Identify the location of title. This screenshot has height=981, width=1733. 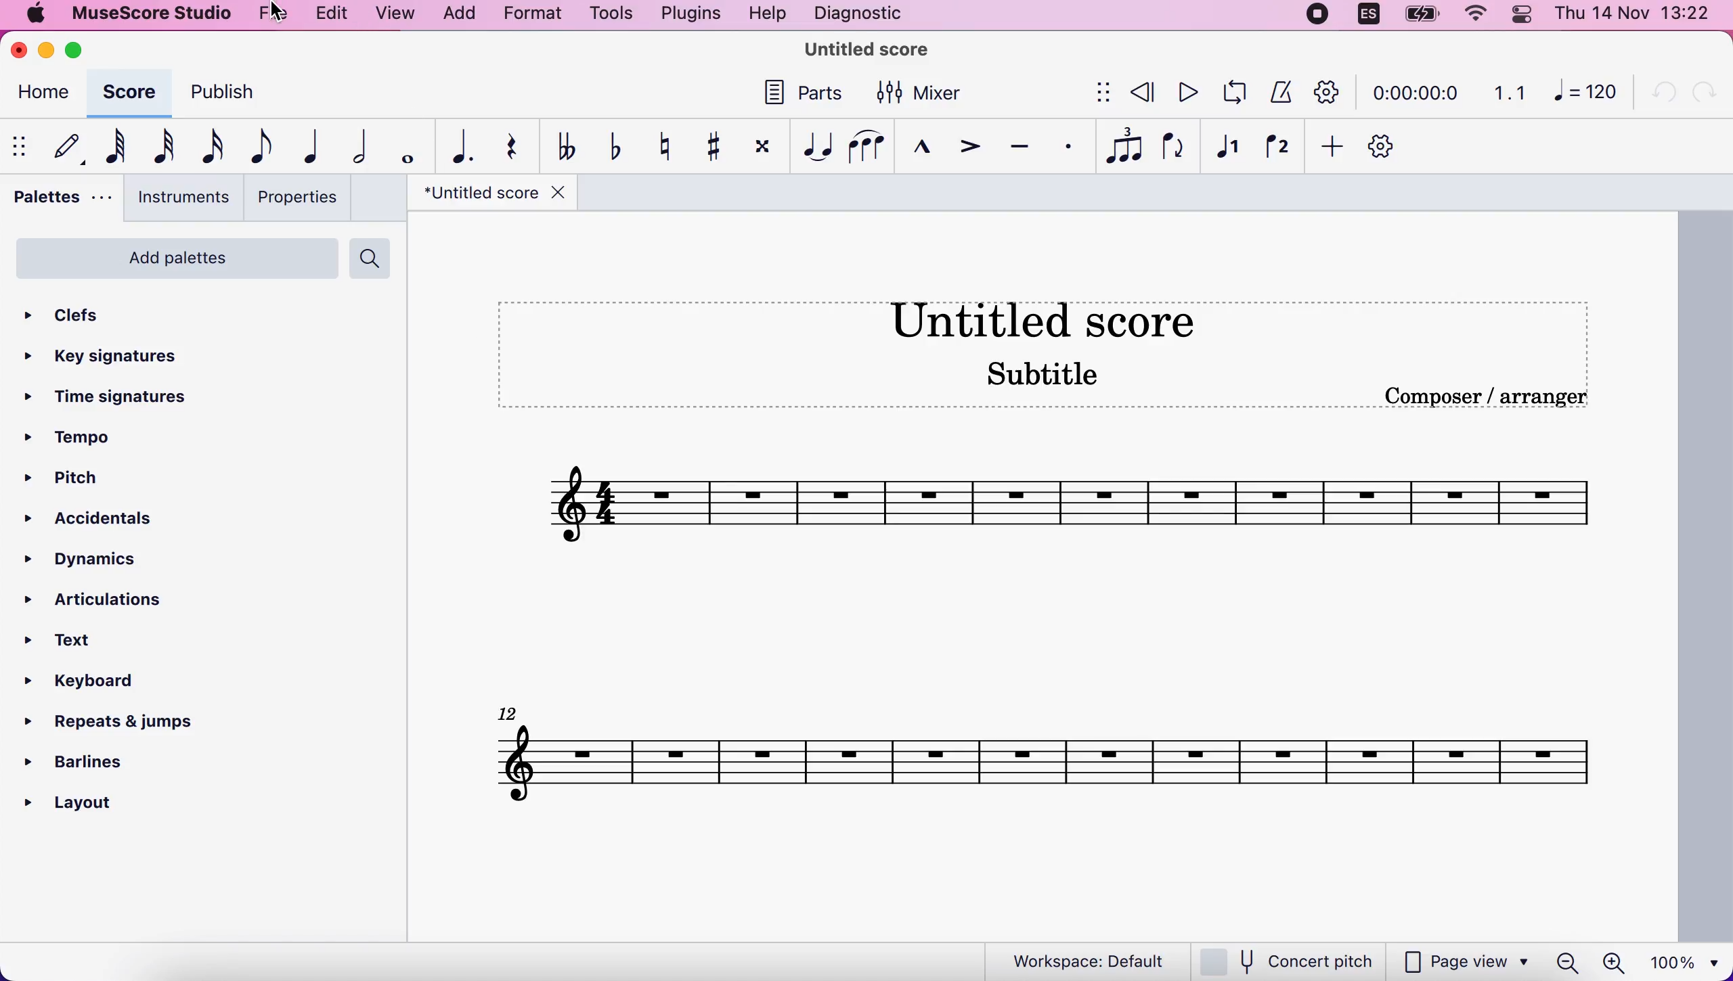
(493, 196).